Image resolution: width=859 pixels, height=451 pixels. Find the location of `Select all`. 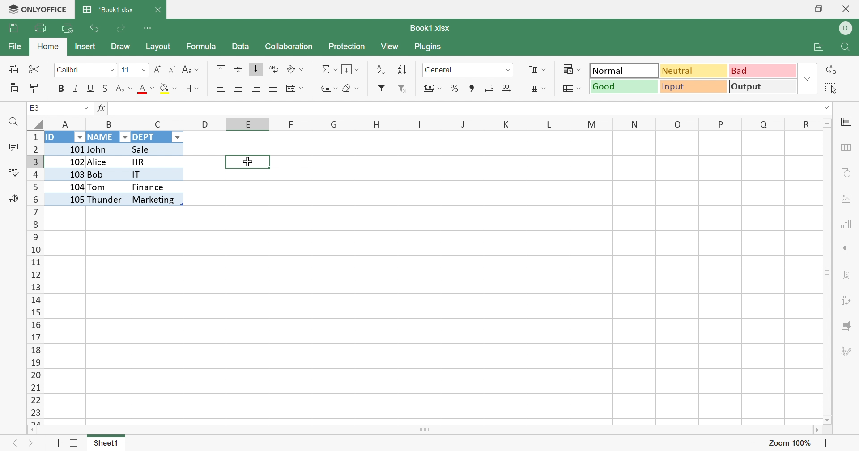

Select all is located at coordinates (833, 88).